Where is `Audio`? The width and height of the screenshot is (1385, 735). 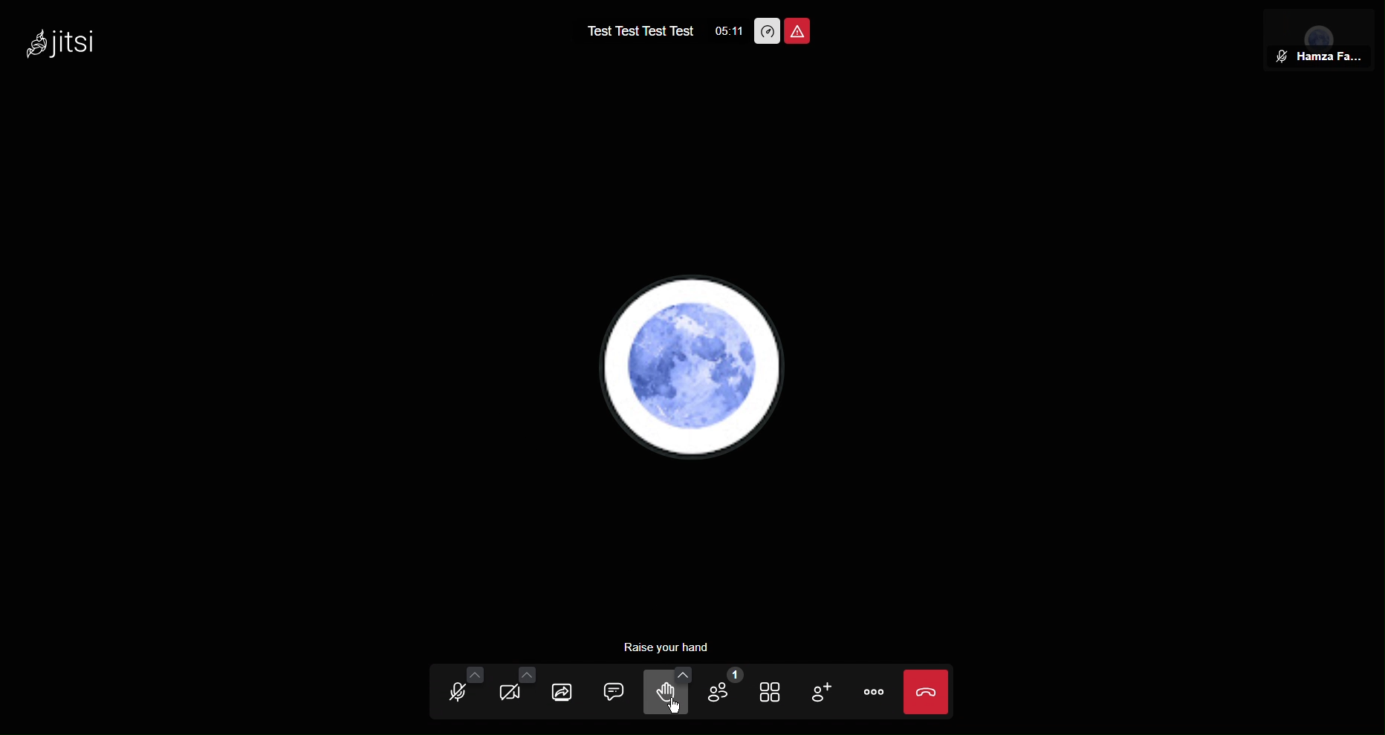 Audio is located at coordinates (458, 690).